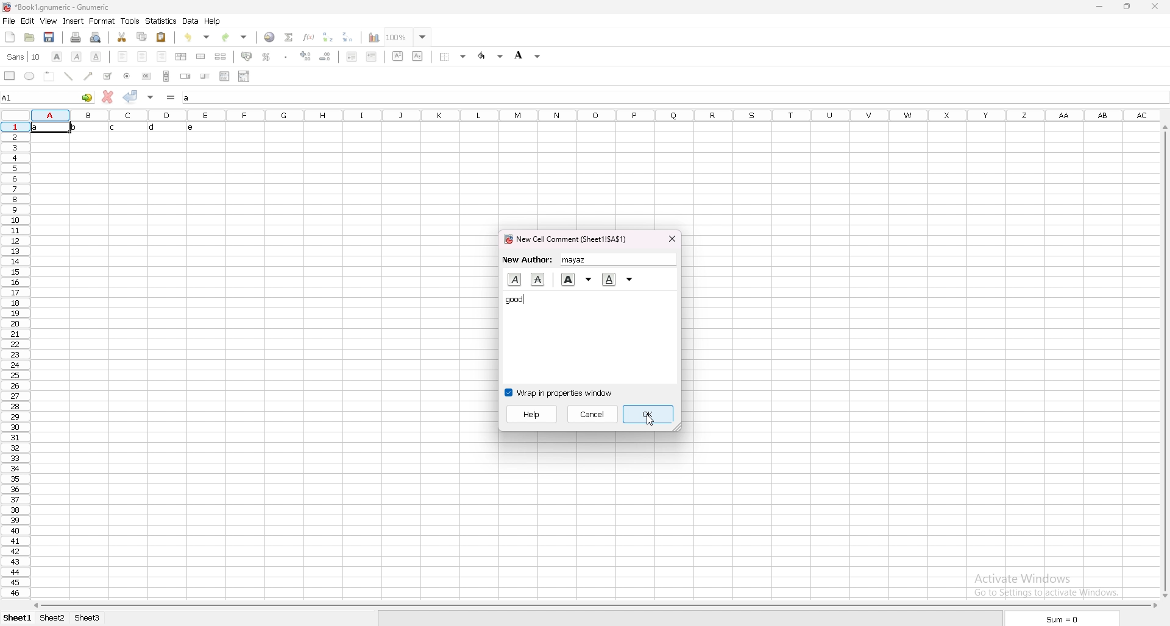 The width and height of the screenshot is (1170, 626). Describe the element at coordinates (596, 116) in the screenshot. I see `column` at that location.